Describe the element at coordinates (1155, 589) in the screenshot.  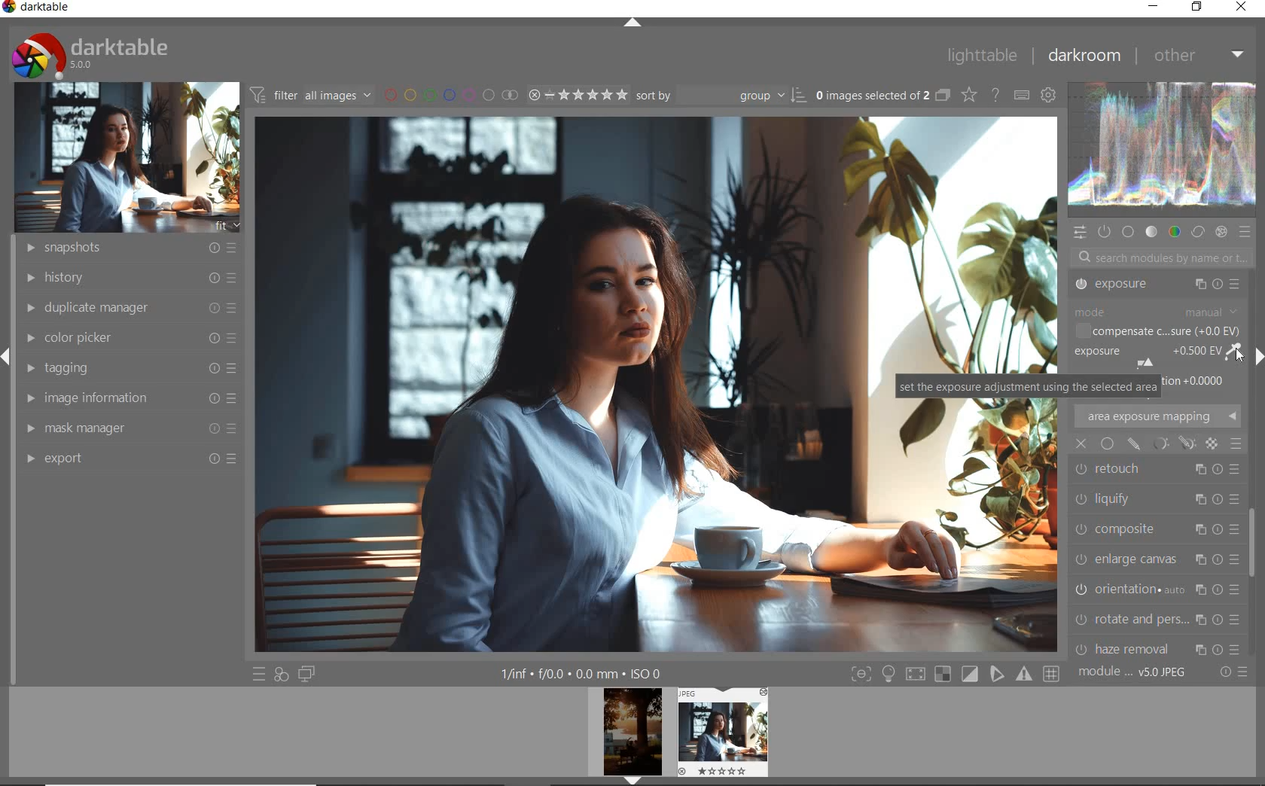
I see `CHROMATIC ABER` at that location.